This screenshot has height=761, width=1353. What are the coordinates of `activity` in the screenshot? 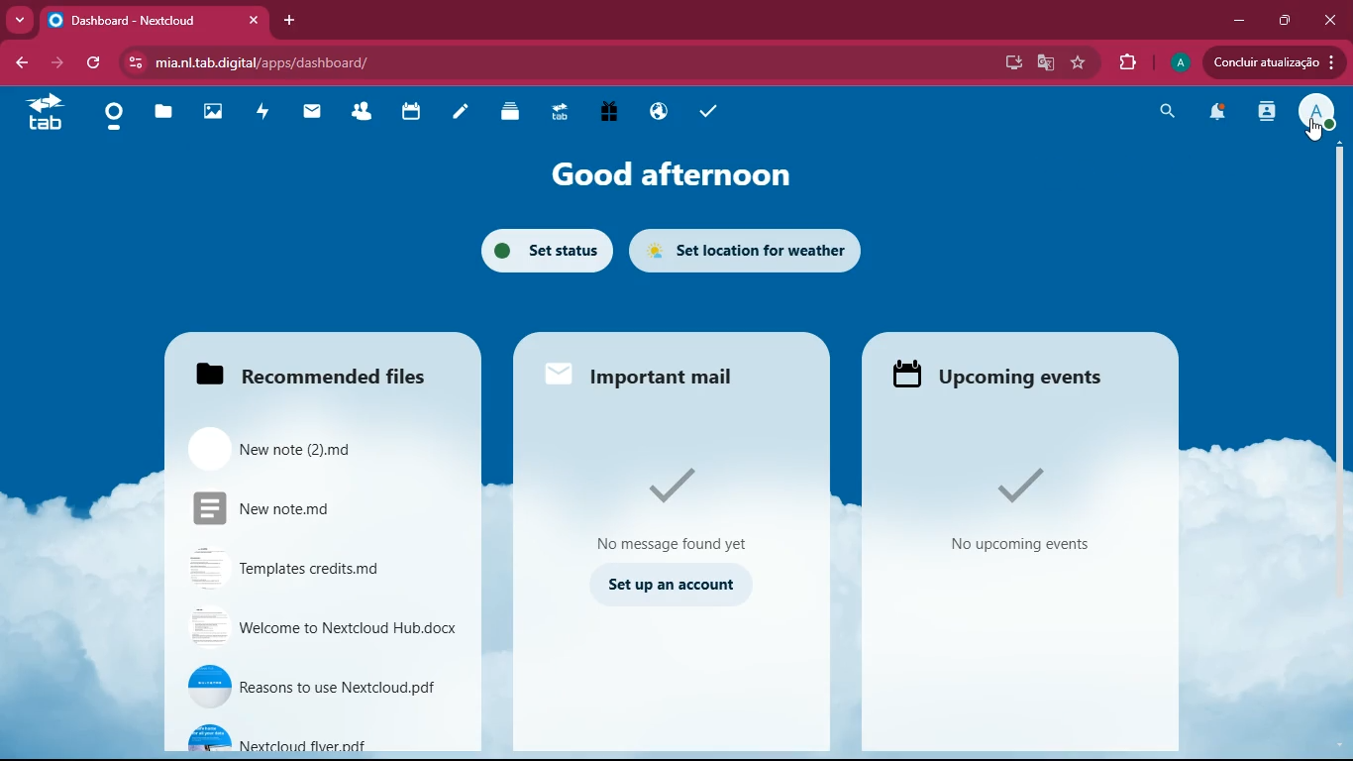 It's located at (1267, 113).